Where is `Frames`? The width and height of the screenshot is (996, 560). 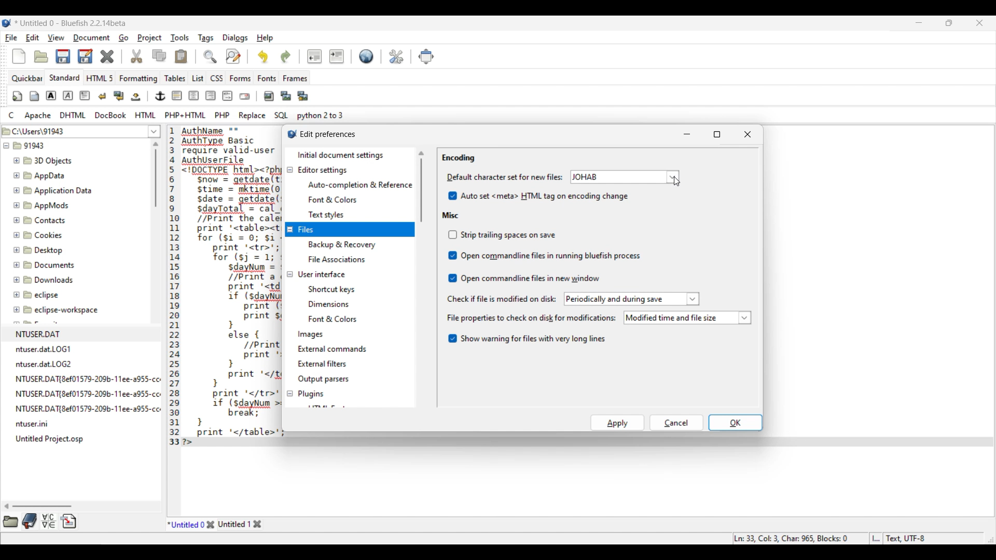 Frames is located at coordinates (296, 78).